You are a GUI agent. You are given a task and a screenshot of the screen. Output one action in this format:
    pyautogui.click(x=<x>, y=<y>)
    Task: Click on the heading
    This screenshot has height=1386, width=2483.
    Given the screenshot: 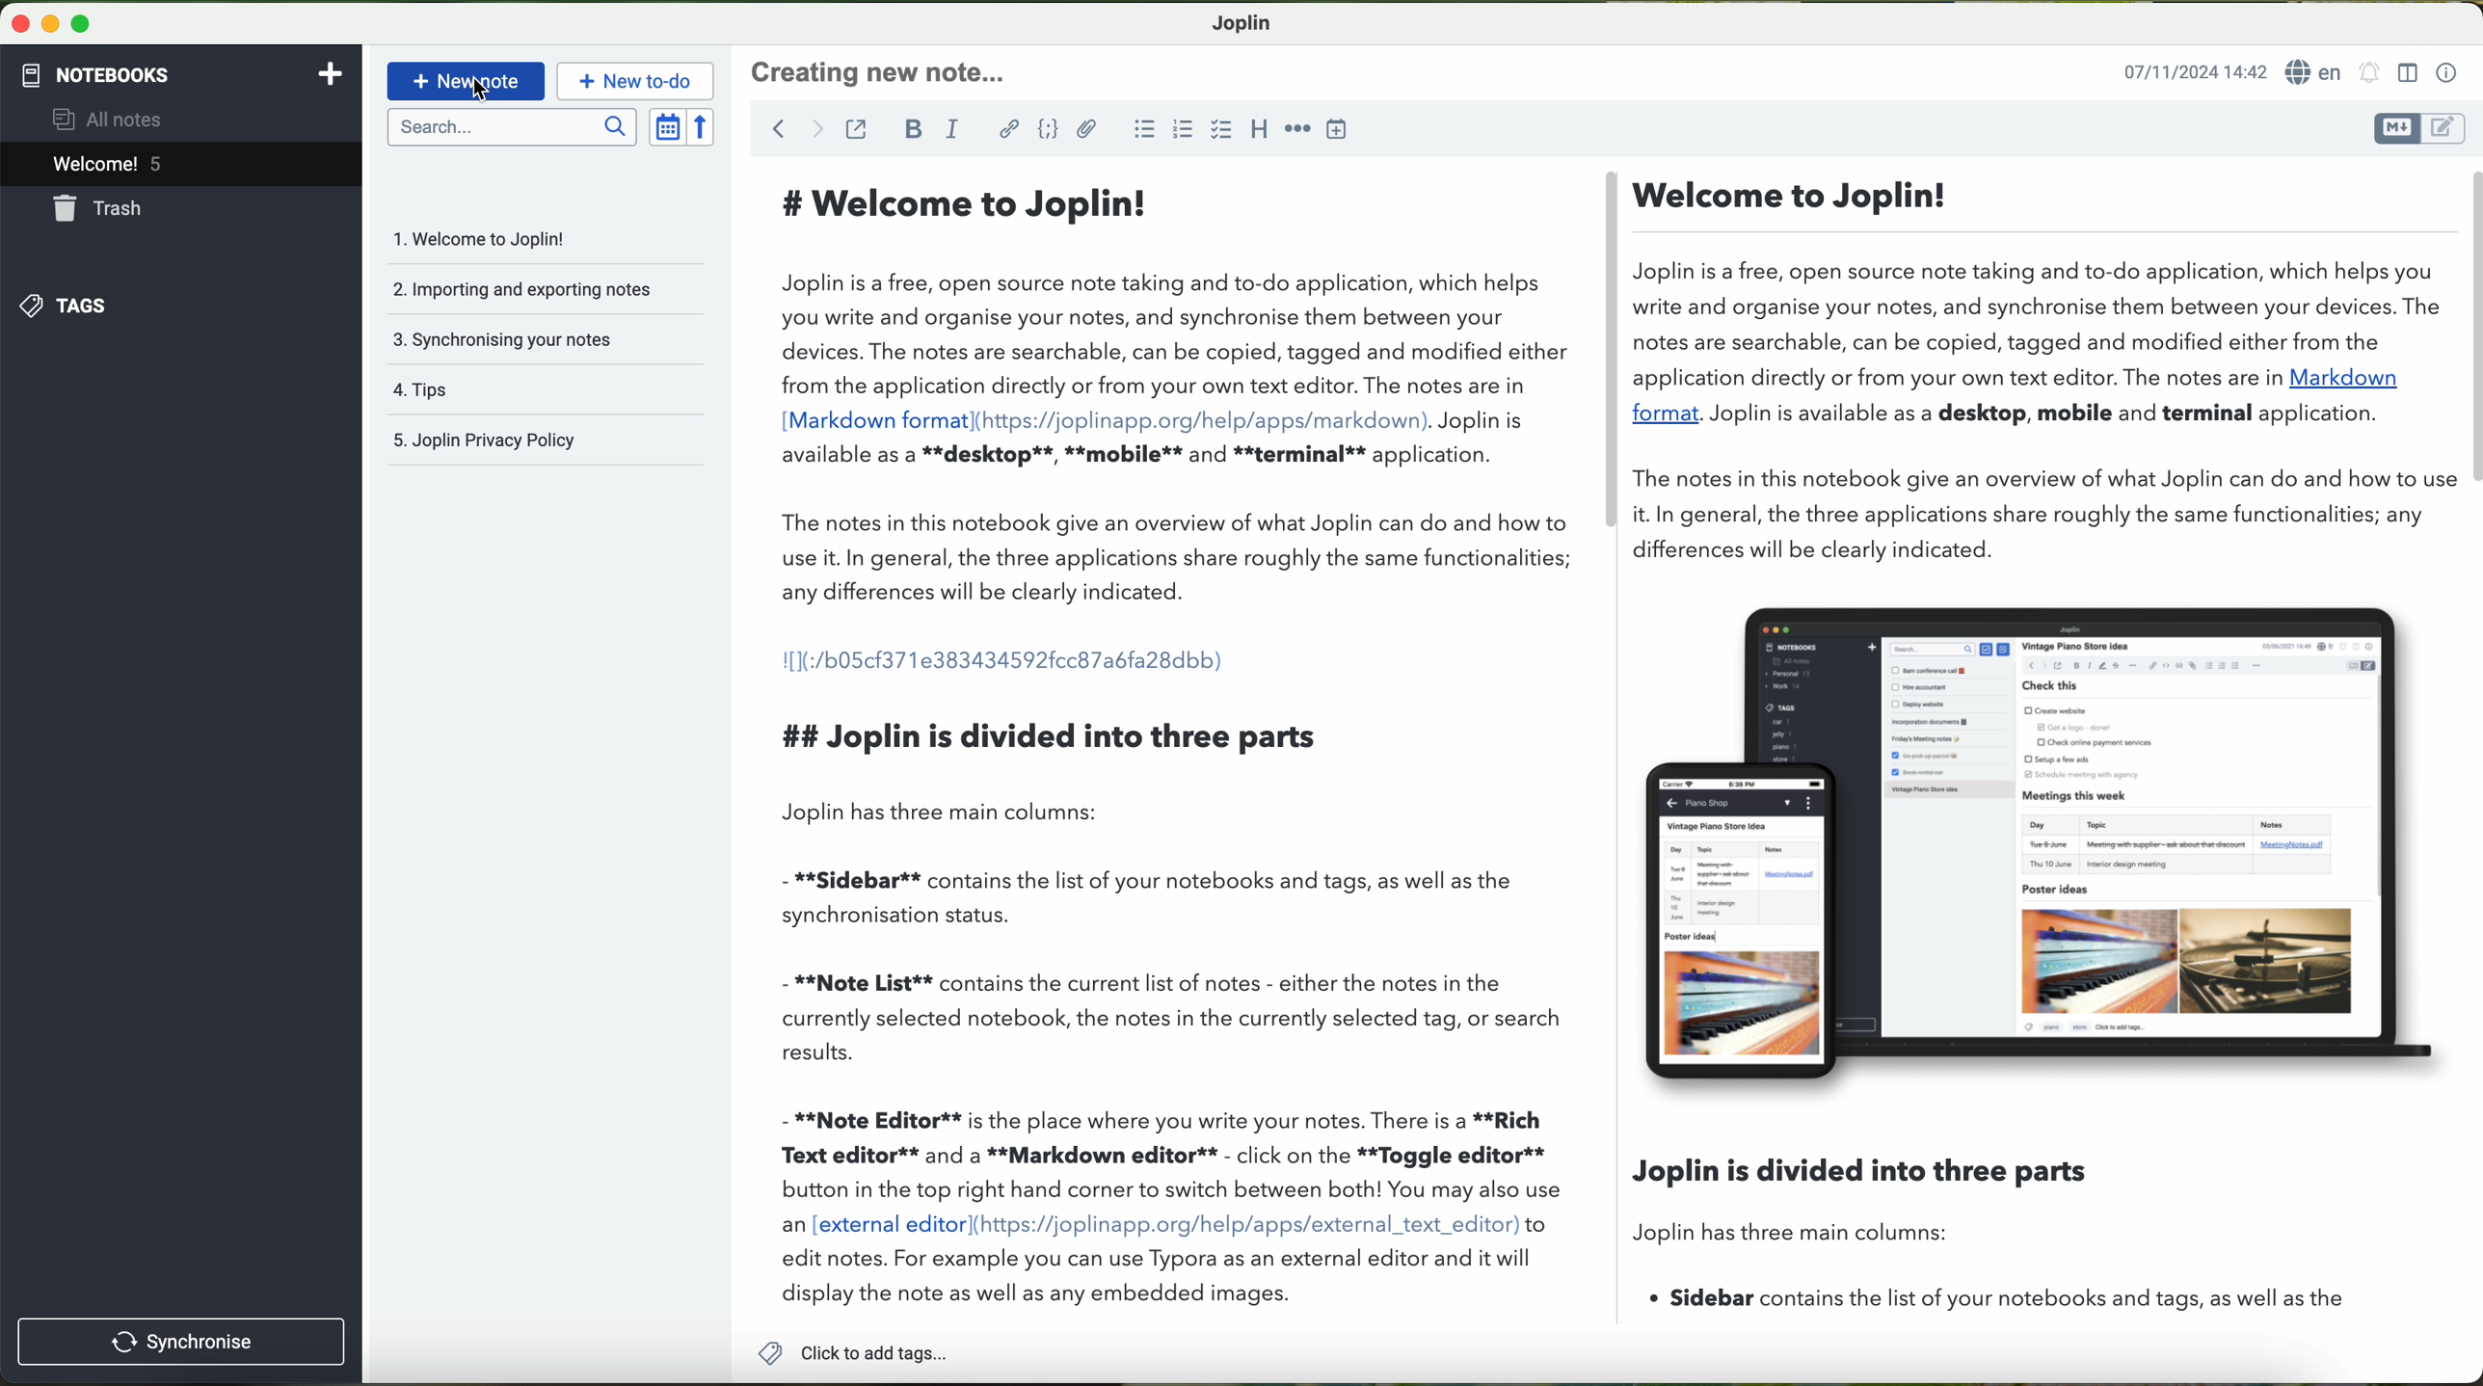 What is the action you would take?
    pyautogui.click(x=1262, y=131)
    